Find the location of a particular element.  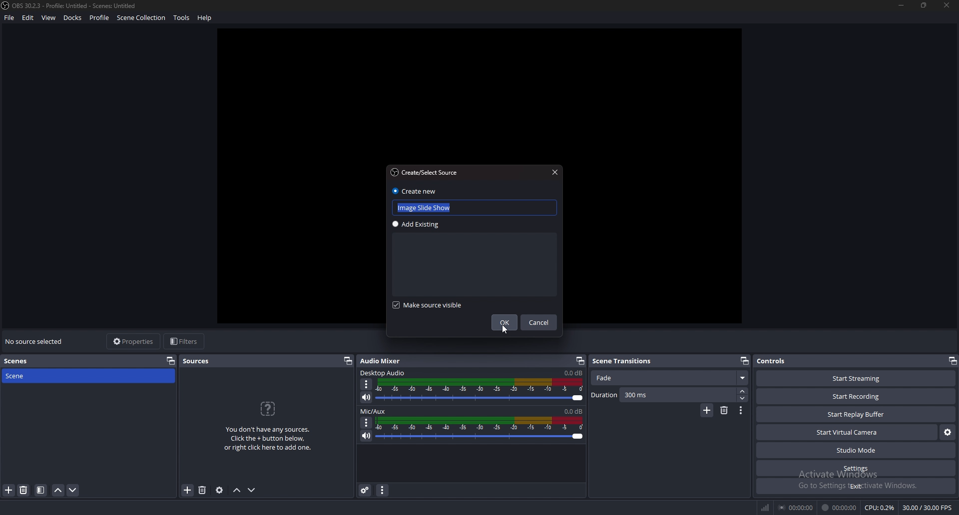

add transition is located at coordinates (706, 411).